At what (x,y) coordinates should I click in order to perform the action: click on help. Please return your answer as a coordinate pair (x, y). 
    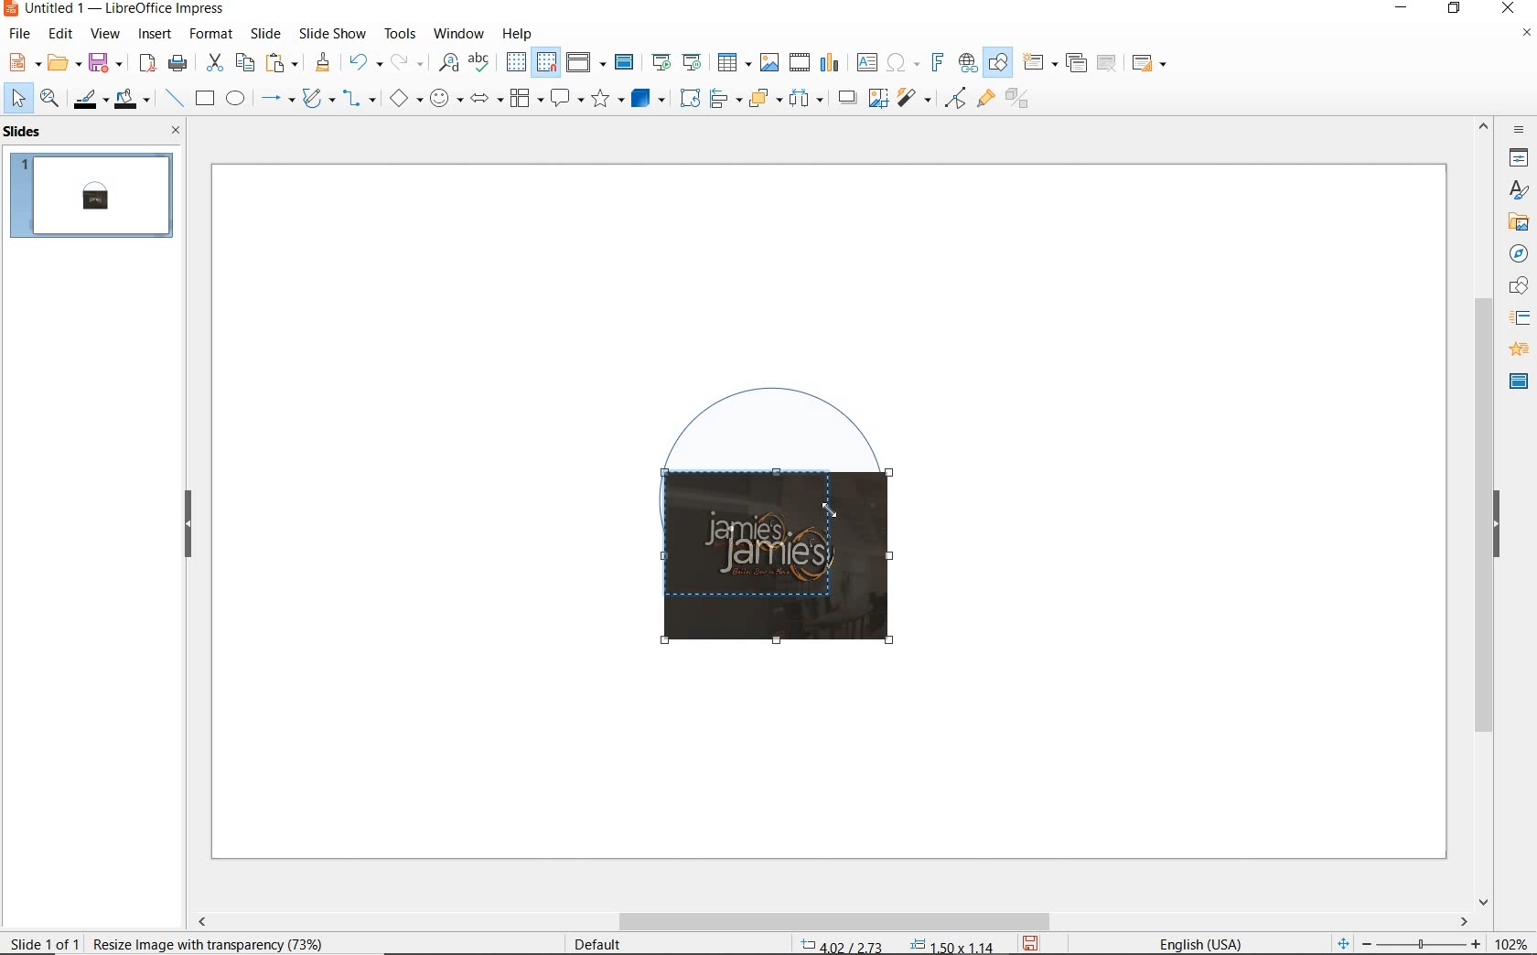
    Looking at the image, I should click on (520, 31).